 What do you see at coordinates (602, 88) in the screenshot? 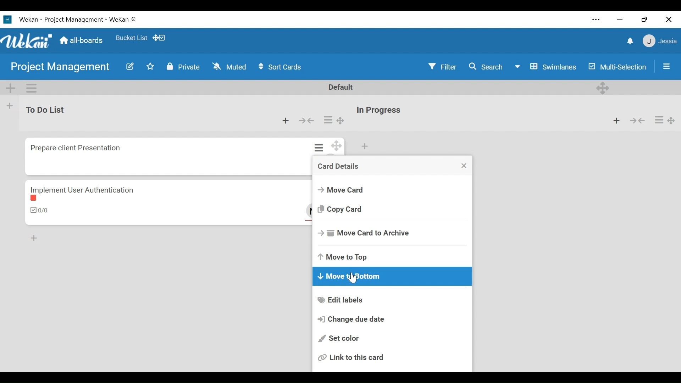
I see `Desktop drag handles` at bounding box center [602, 88].